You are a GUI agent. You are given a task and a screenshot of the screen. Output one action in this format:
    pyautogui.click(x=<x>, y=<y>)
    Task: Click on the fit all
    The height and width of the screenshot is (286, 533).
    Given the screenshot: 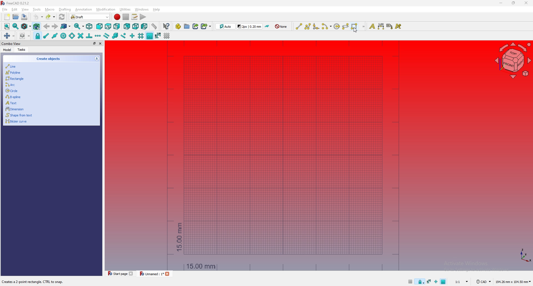 What is the action you would take?
    pyautogui.click(x=7, y=26)
    